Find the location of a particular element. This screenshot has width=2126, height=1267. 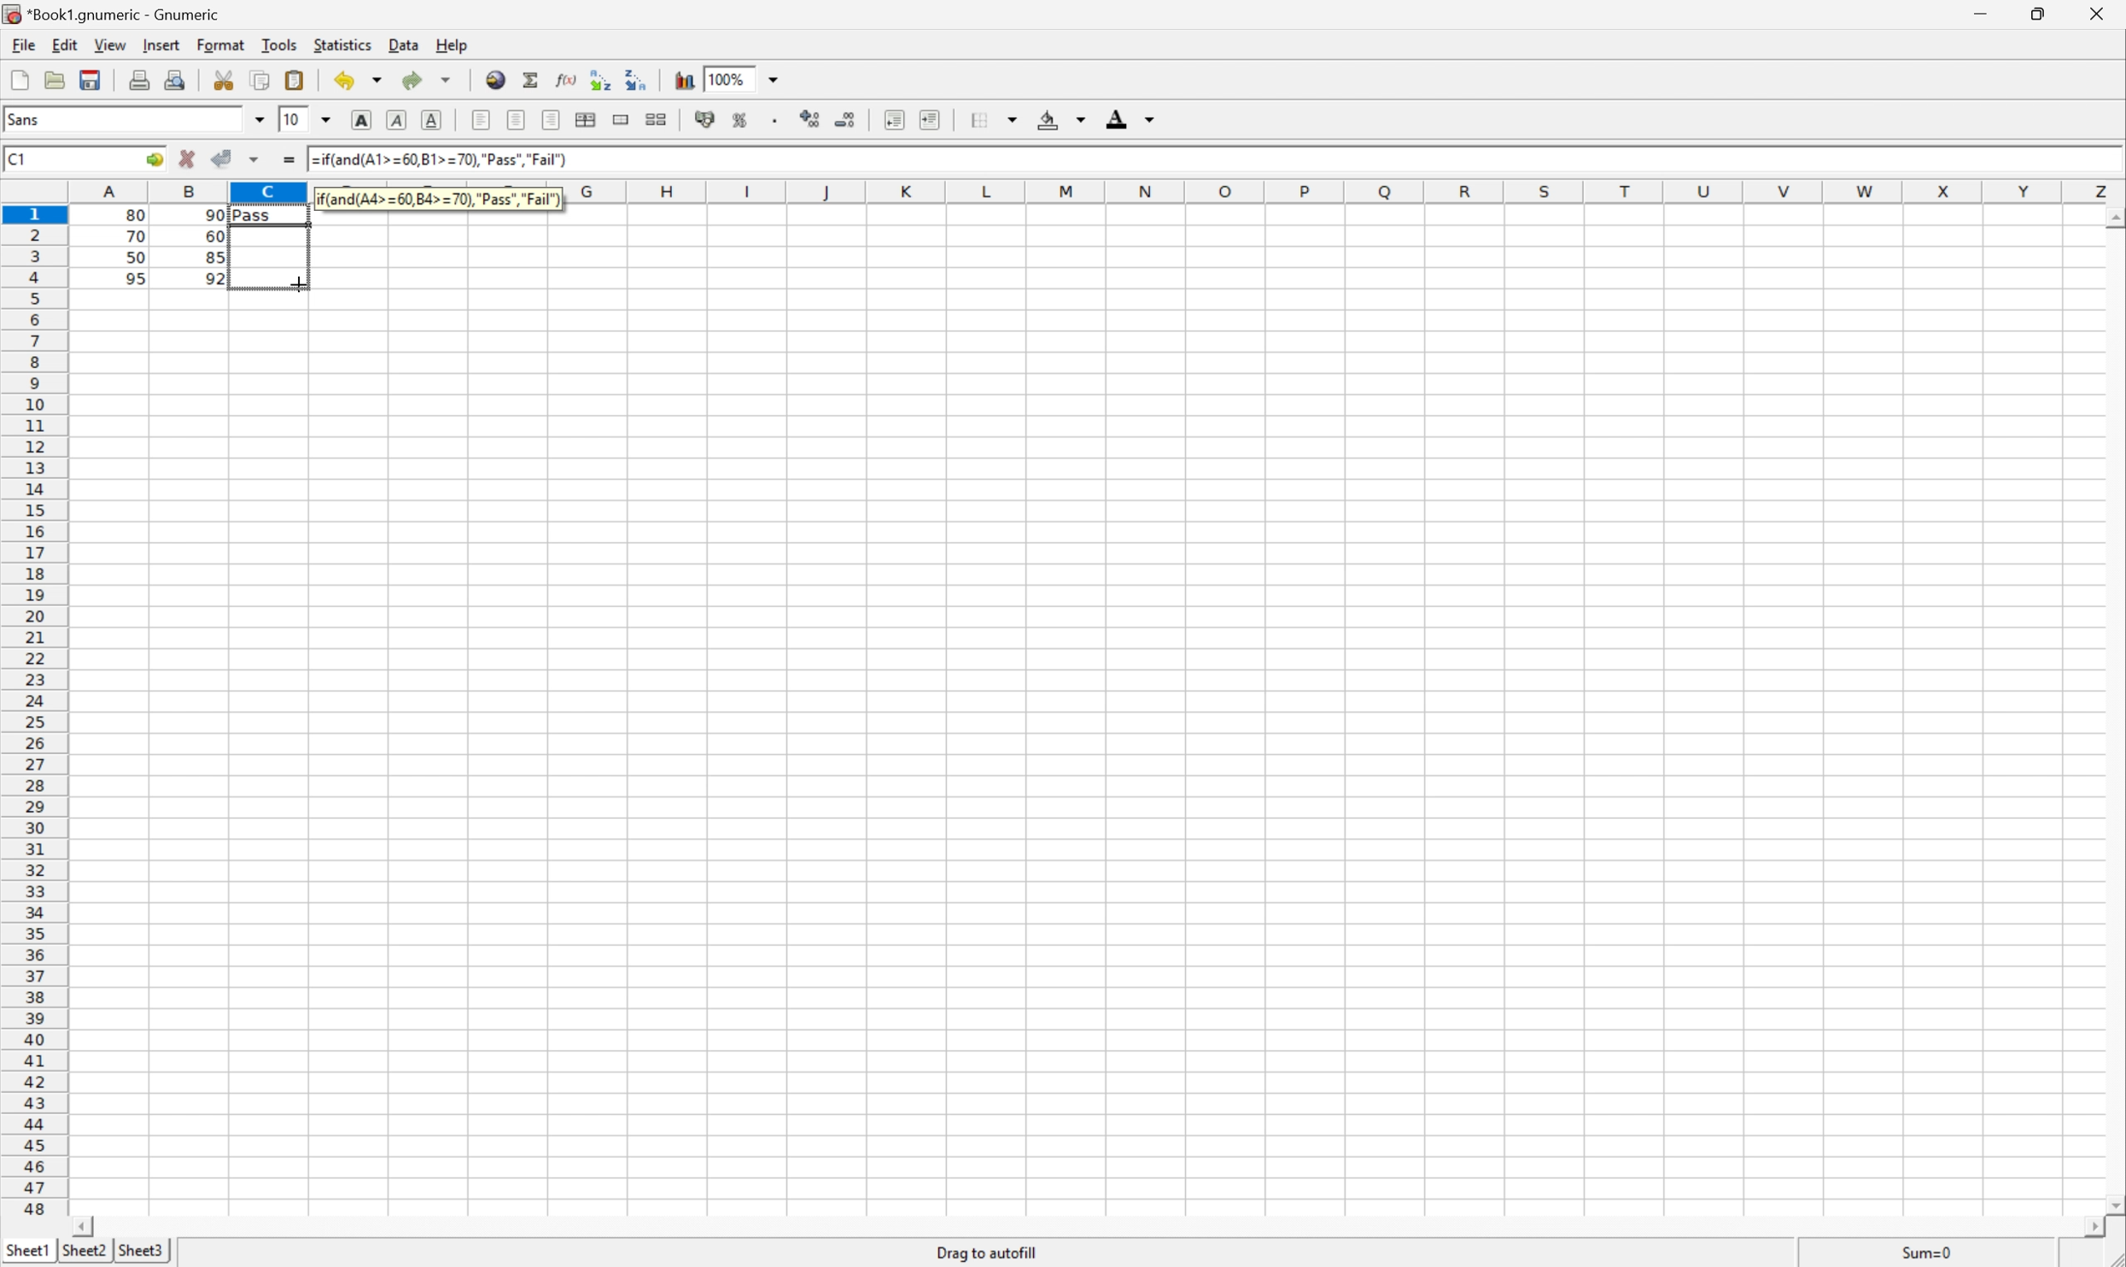

Save the current file is located at coordinates (89, 78).